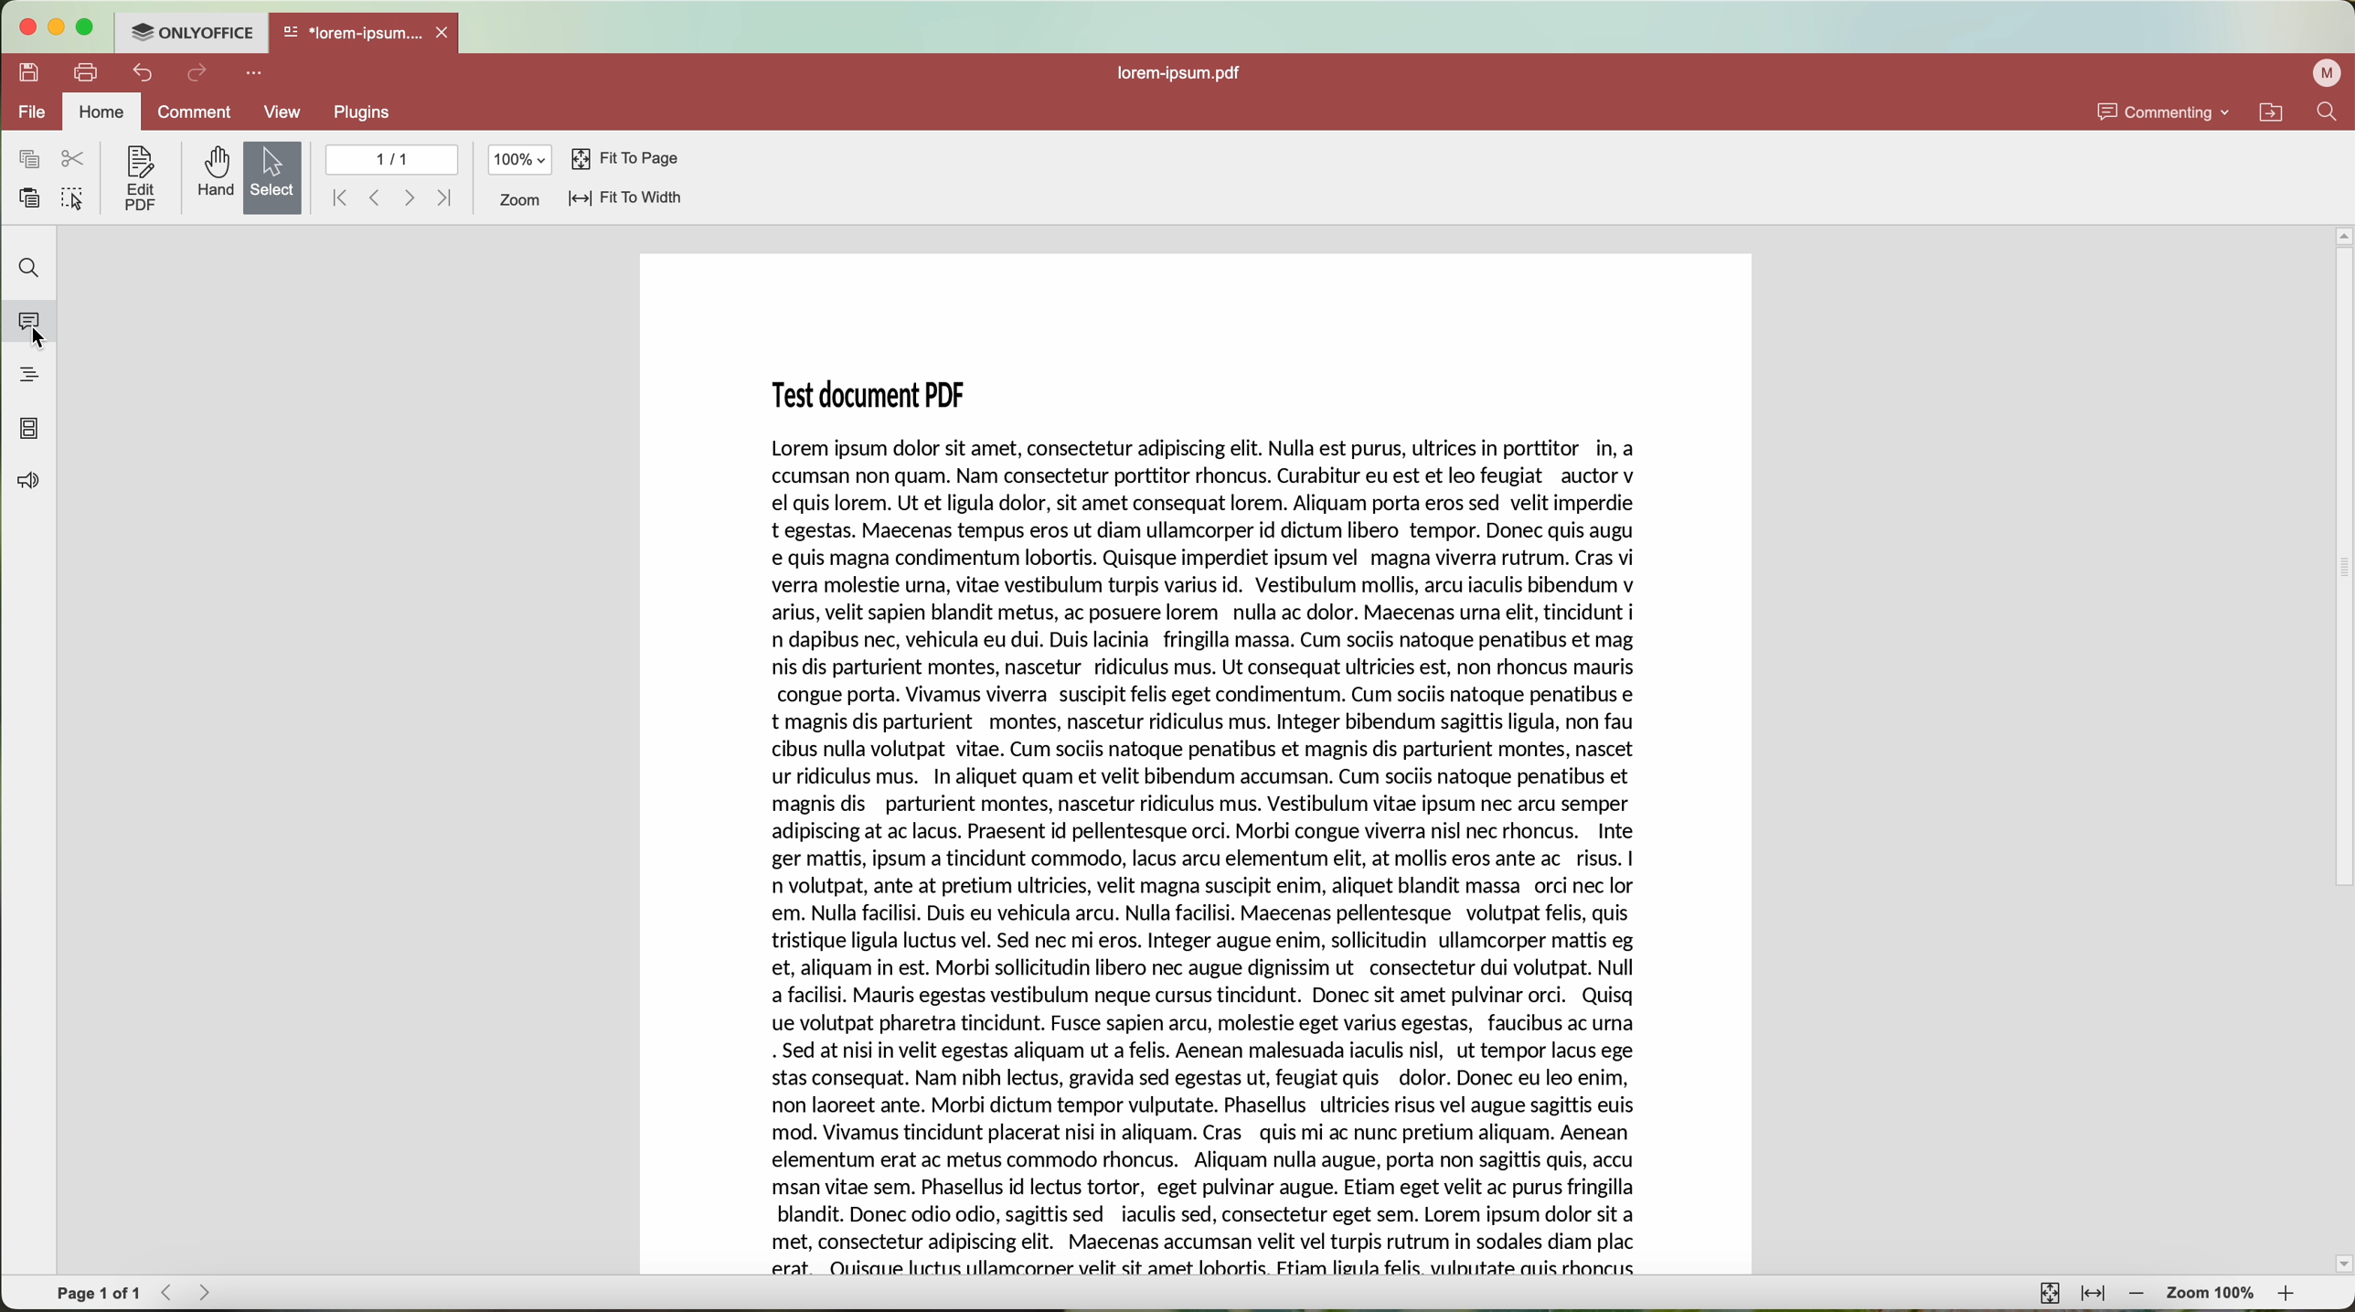 The height and width of the screenshot is (1312, 2355). Describe the element at coordinates (2165, 112) in the screenshot. I see `commenting` at that location.